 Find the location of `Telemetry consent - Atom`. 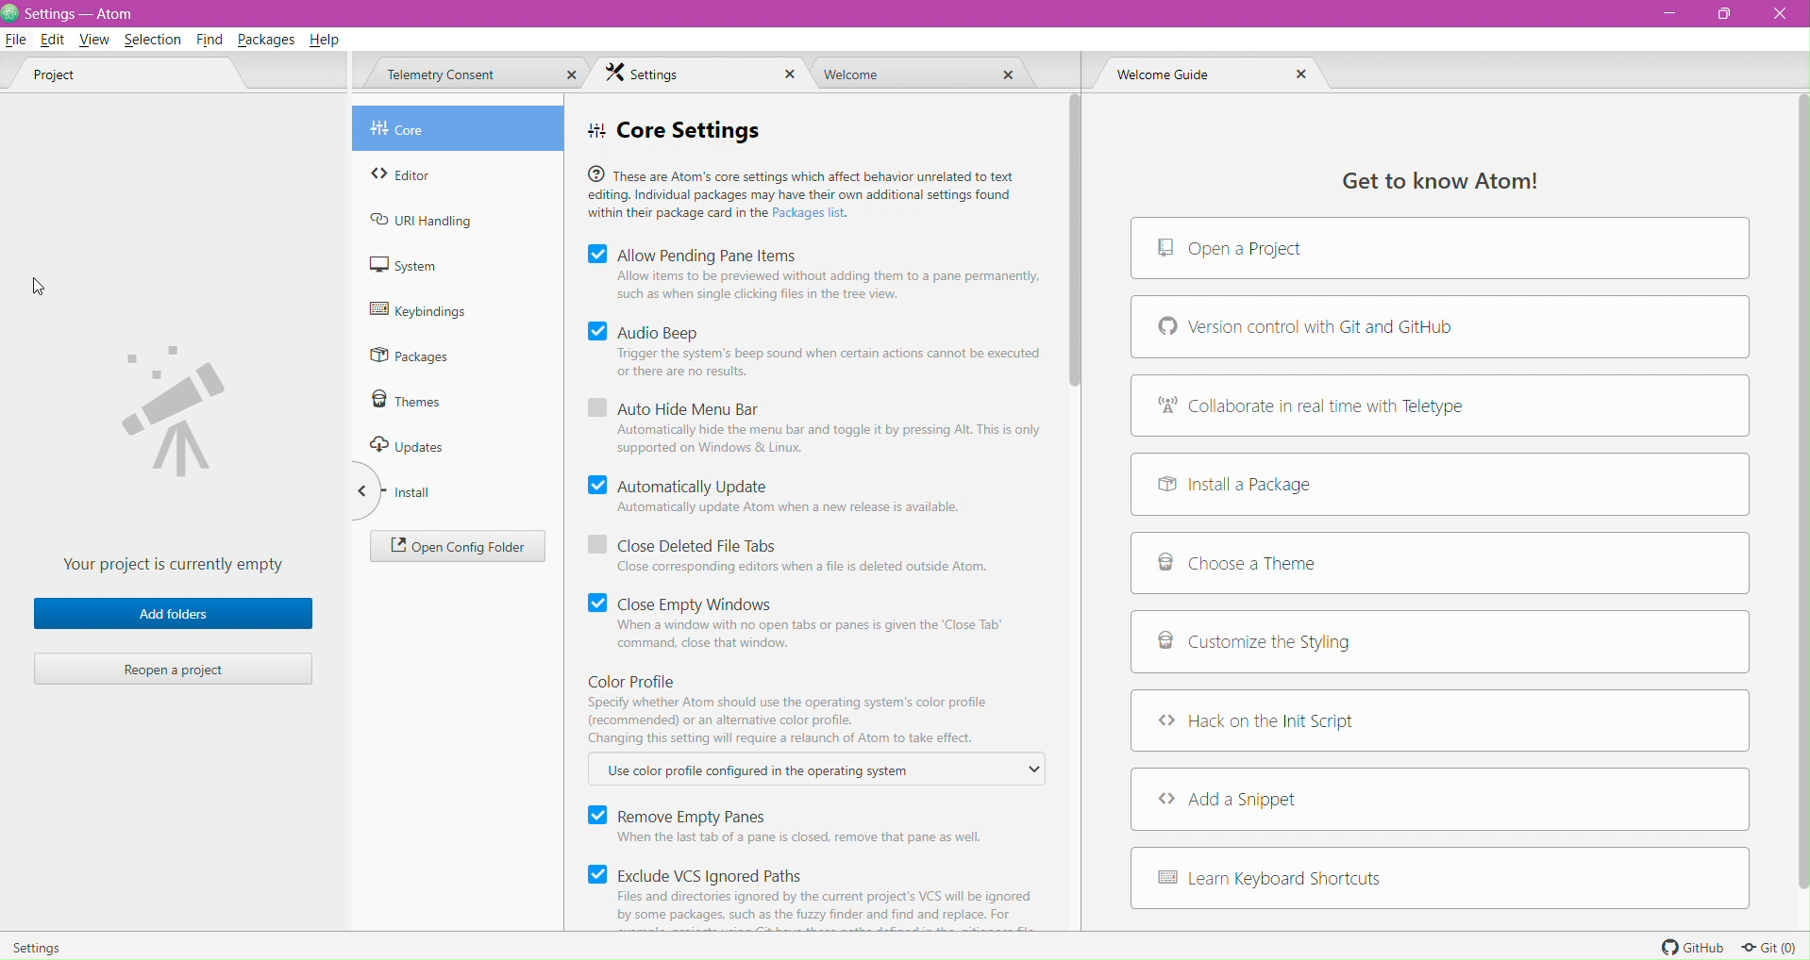

Telemetry consent - Atom is located at coordinates (122, 13).